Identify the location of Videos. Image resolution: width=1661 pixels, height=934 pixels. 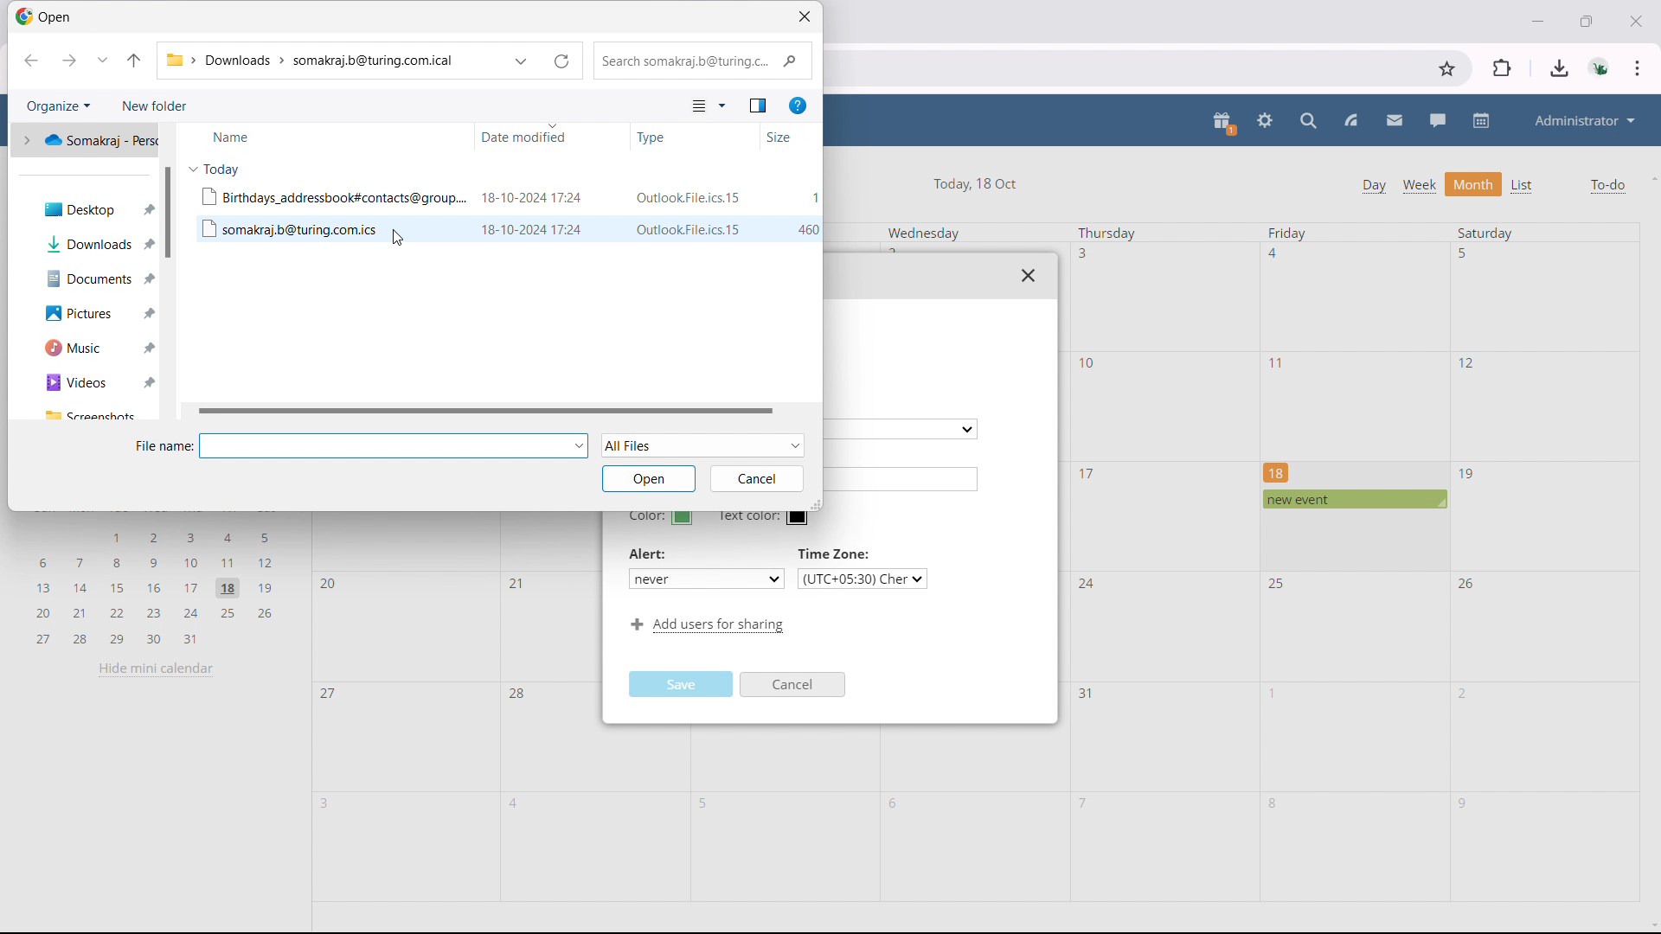
(86, 383).